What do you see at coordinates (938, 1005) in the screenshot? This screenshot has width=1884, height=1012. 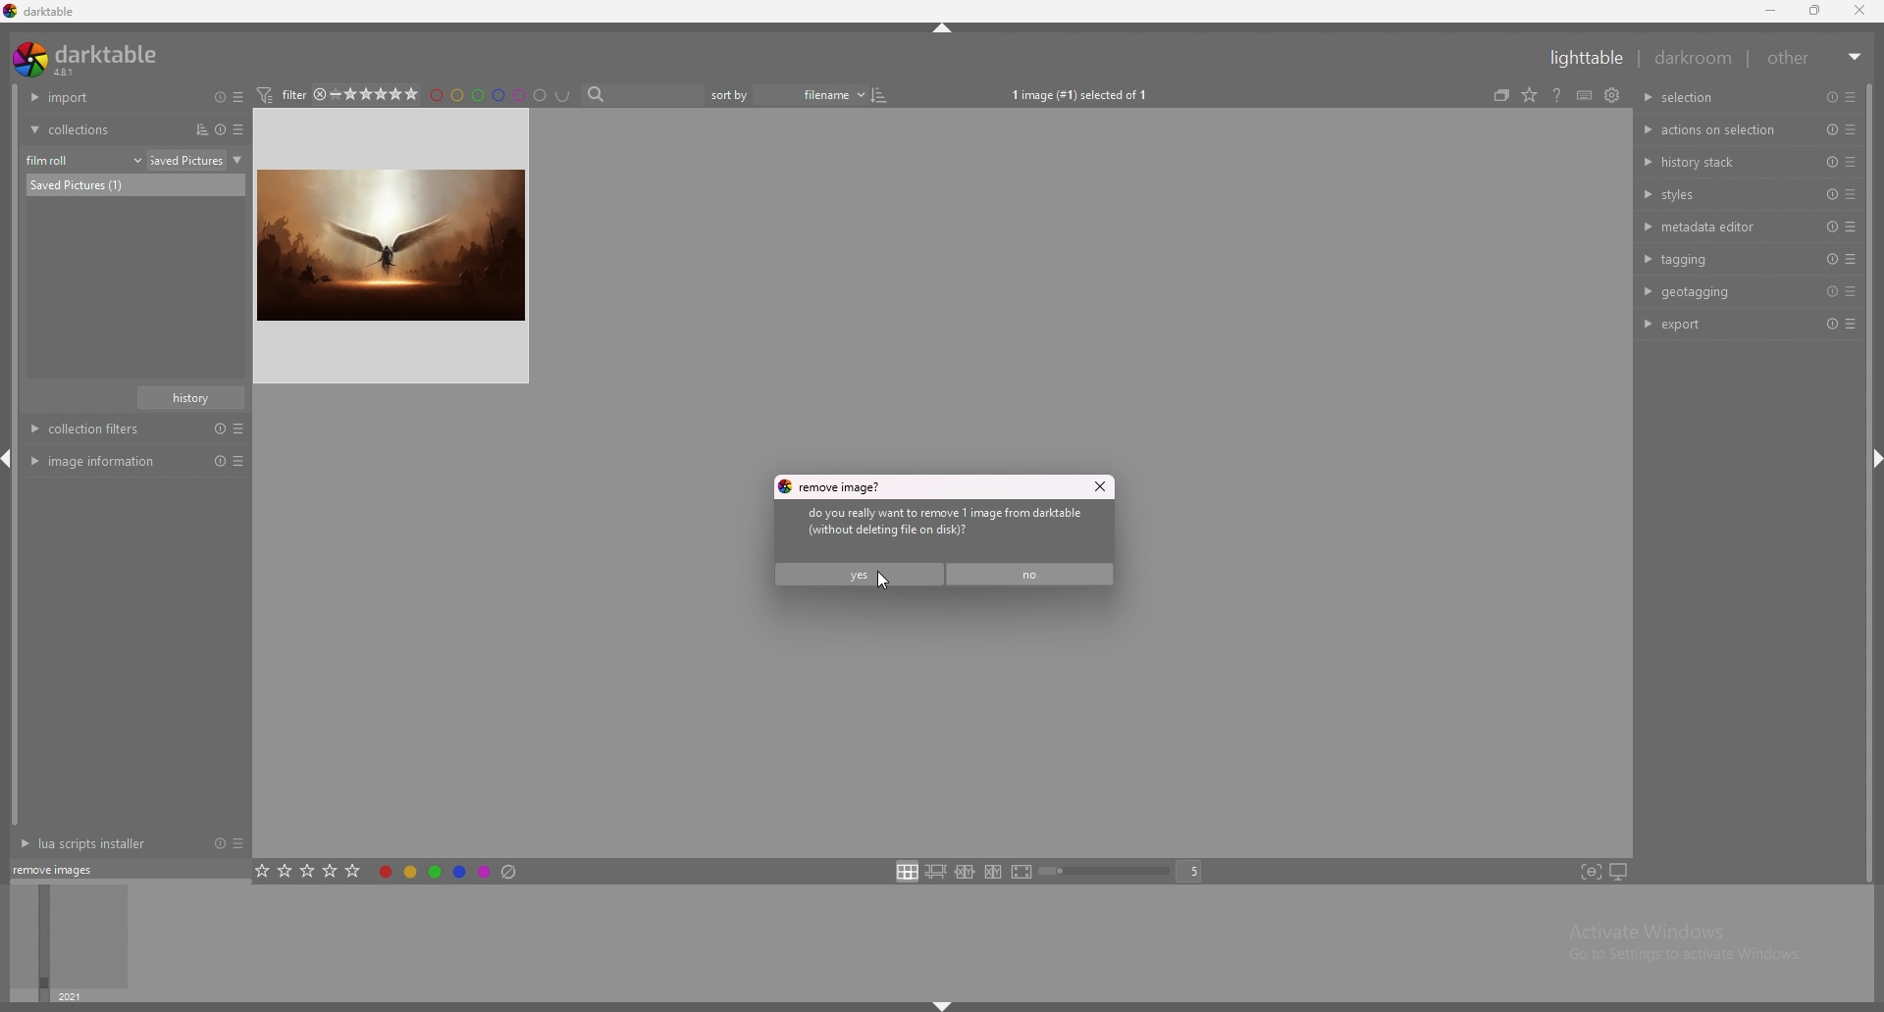 I see `hide` at bounding box center [938, 1005].